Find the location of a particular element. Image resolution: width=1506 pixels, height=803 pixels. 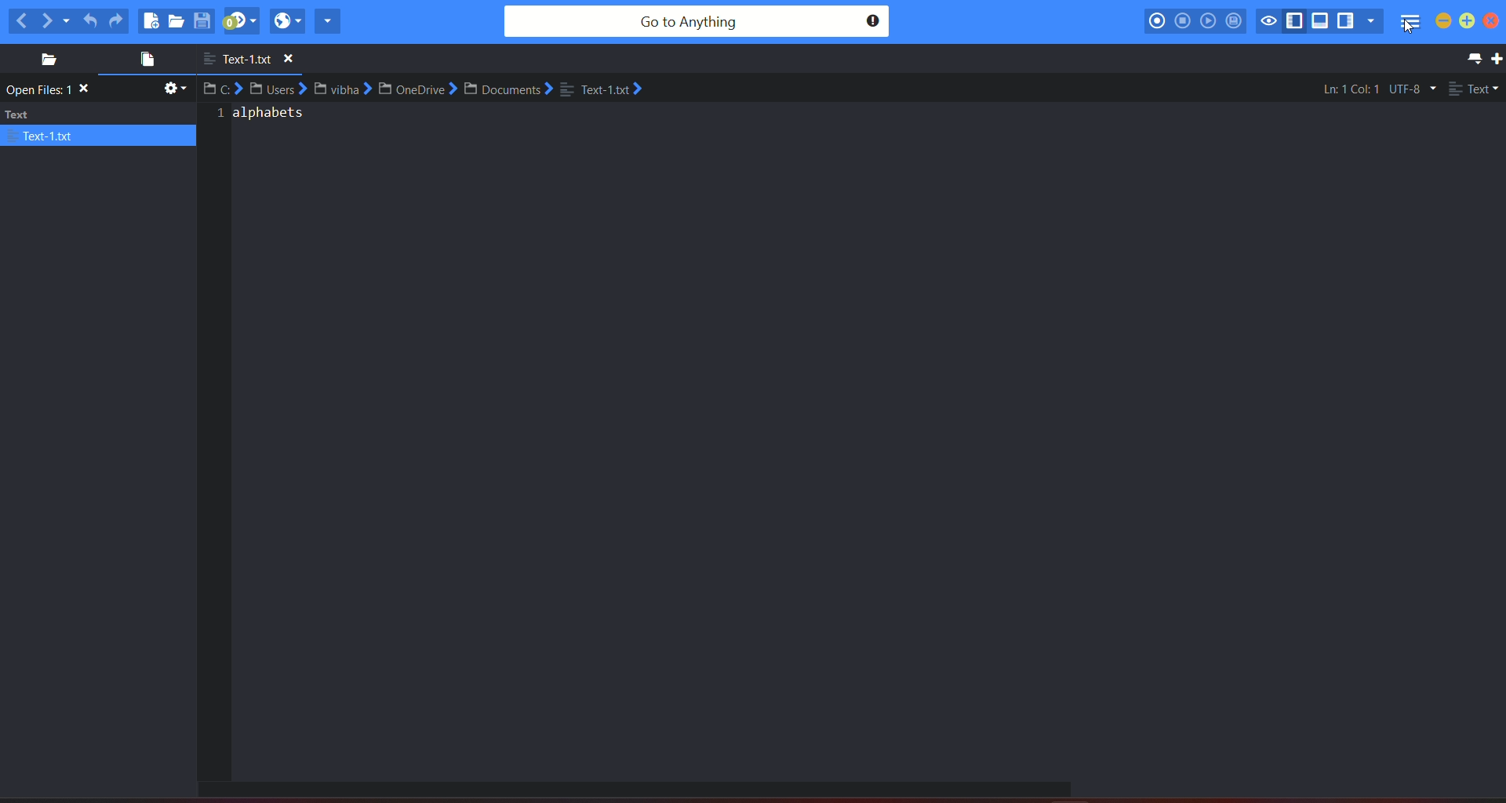

C:>Users?Vibha>OneDrive>Documents>Text-1.txt is located at coordinates (435, 91).